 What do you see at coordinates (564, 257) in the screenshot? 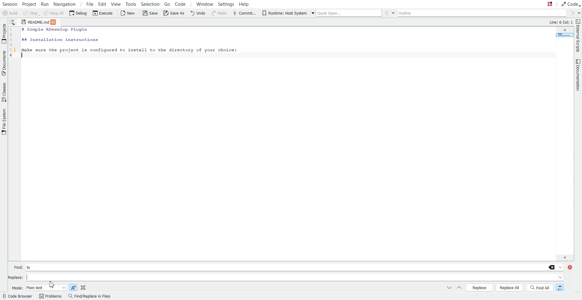
I see `Scroll Down Arrow` at bounding box center [564, 257].